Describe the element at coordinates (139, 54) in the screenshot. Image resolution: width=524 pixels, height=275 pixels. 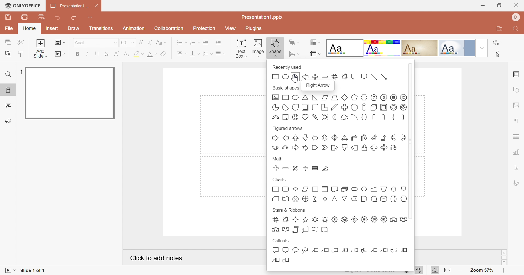
I see `Highlight color` at that location.